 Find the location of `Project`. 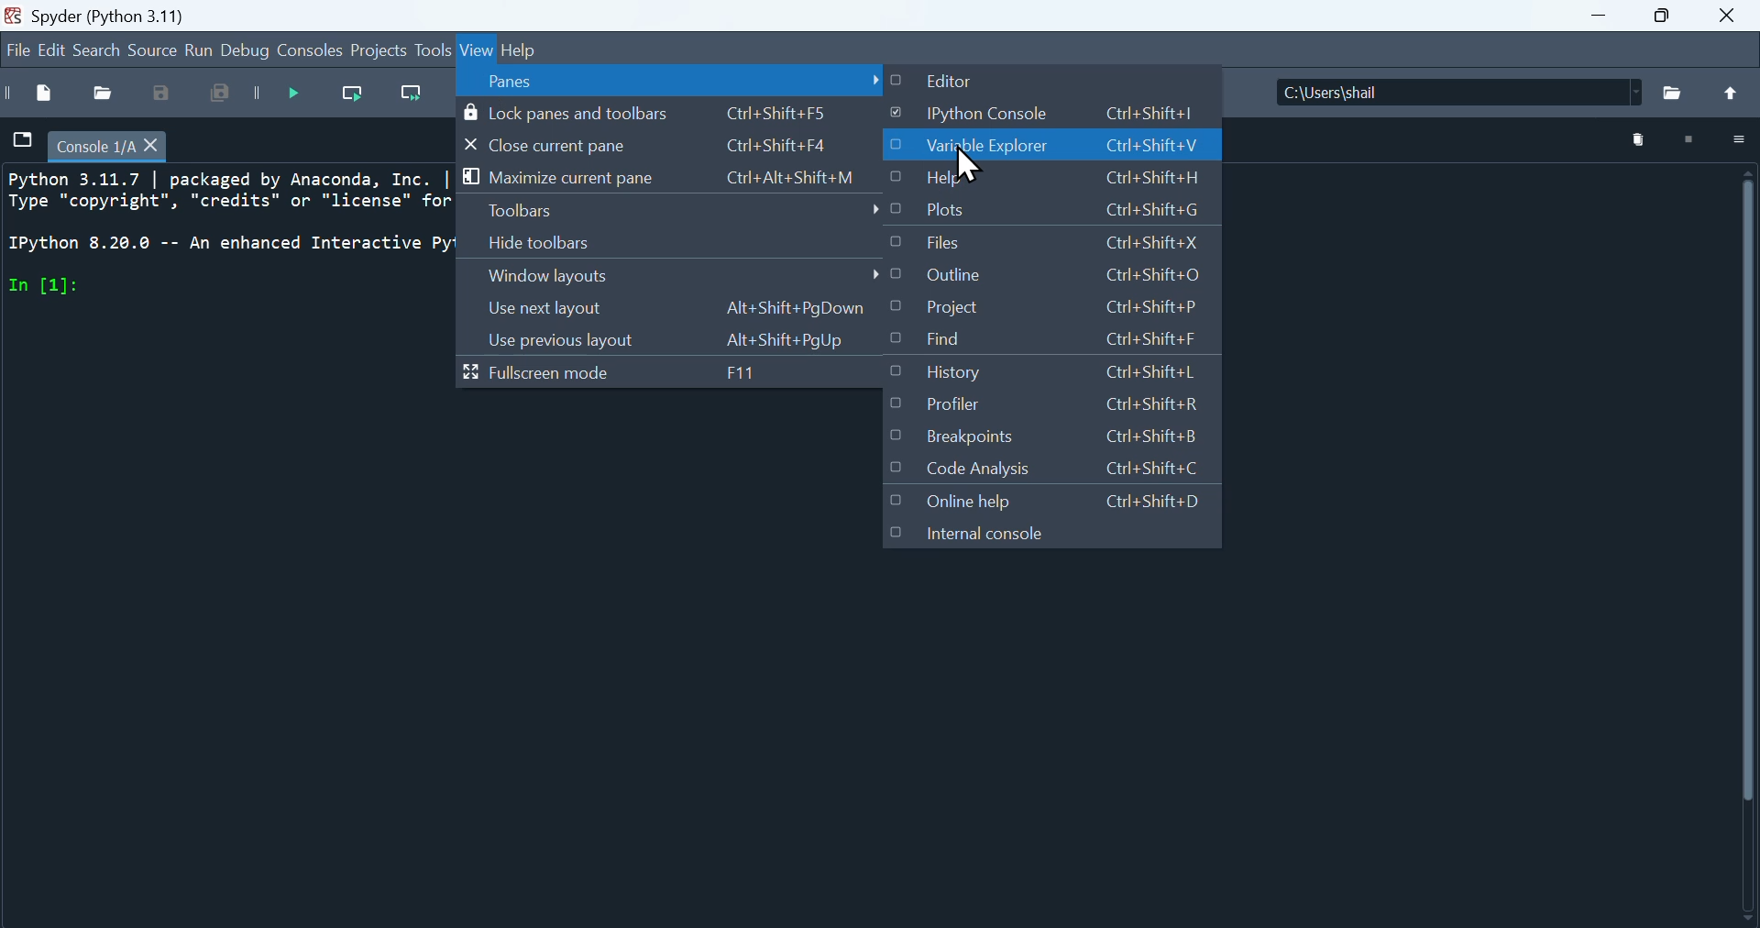

Project is located at coordinates (1052, 304).